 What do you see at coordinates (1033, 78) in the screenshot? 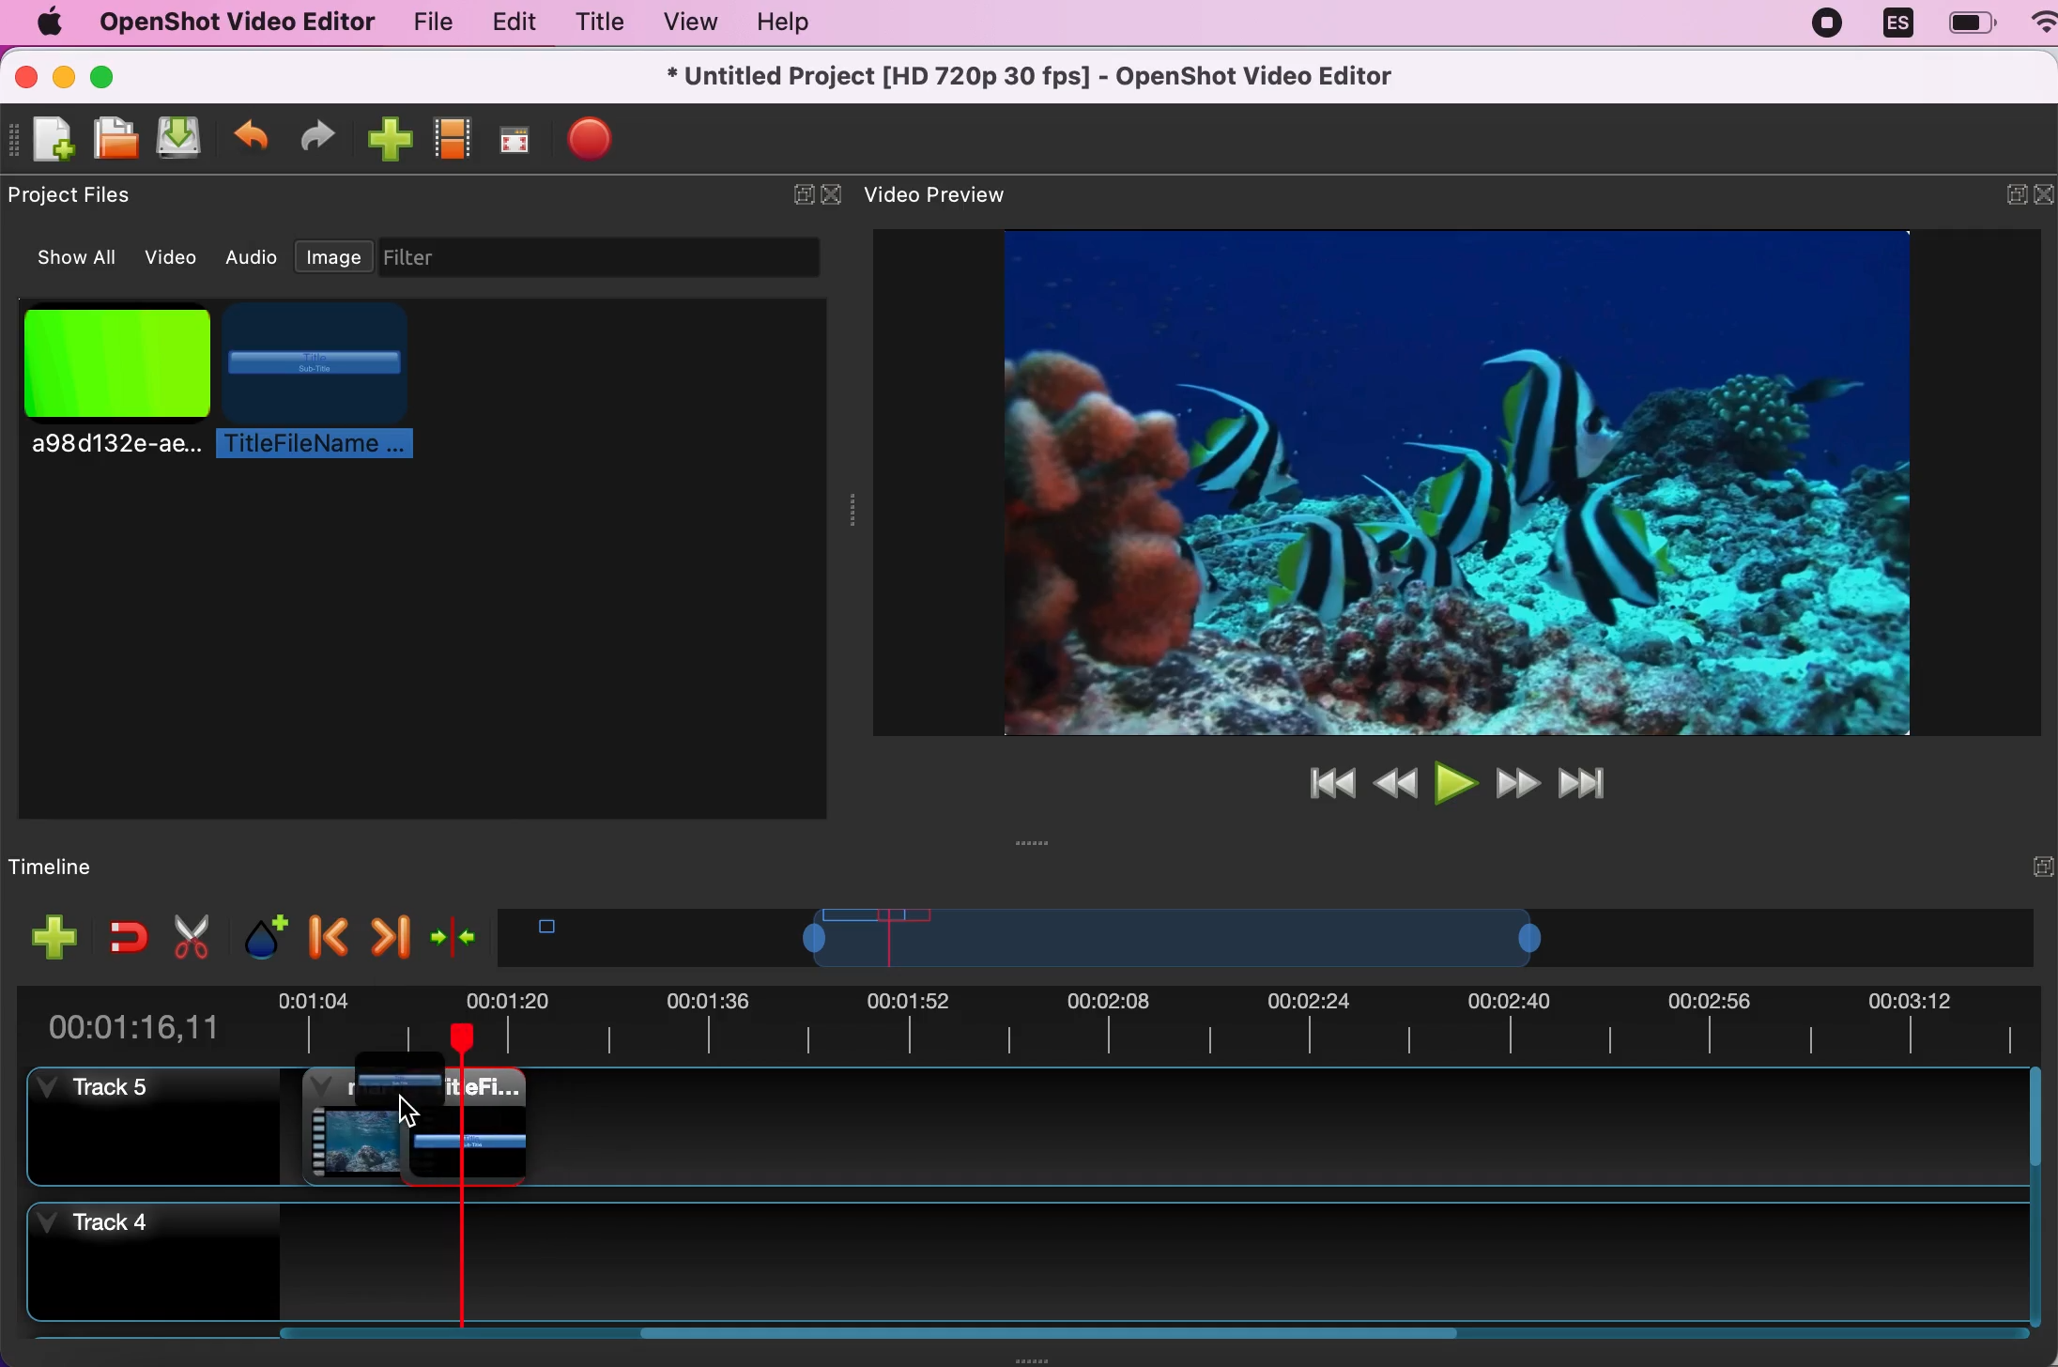
I see `title - Untitled Project [HD 720p 30 fps)-OpenShot Video Editor` at bounding box center [1033, 78].